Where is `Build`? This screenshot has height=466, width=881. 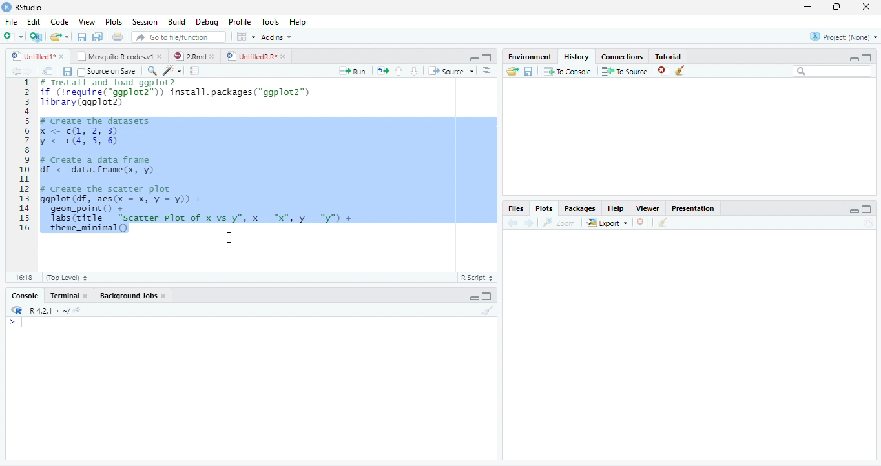 Build is located at coordinates (176, 21).